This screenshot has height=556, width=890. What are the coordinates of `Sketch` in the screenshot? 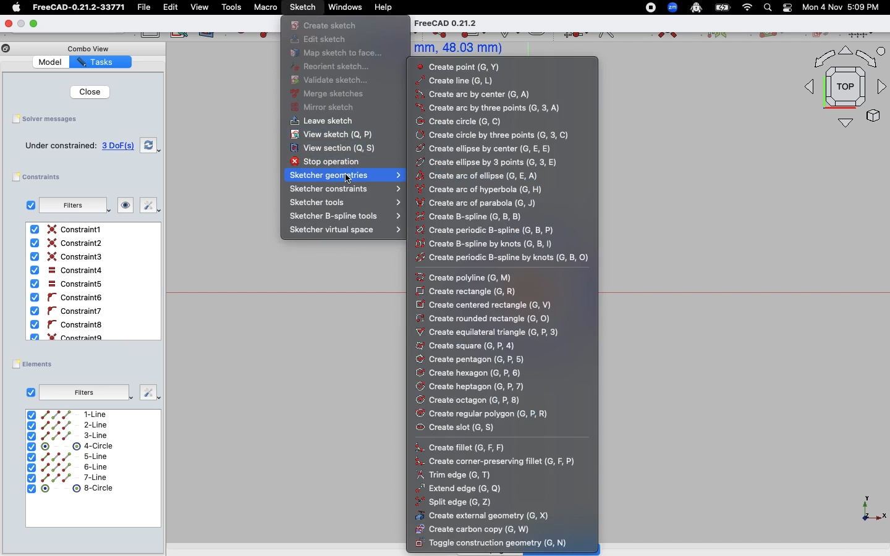 It's located at (303, 7).